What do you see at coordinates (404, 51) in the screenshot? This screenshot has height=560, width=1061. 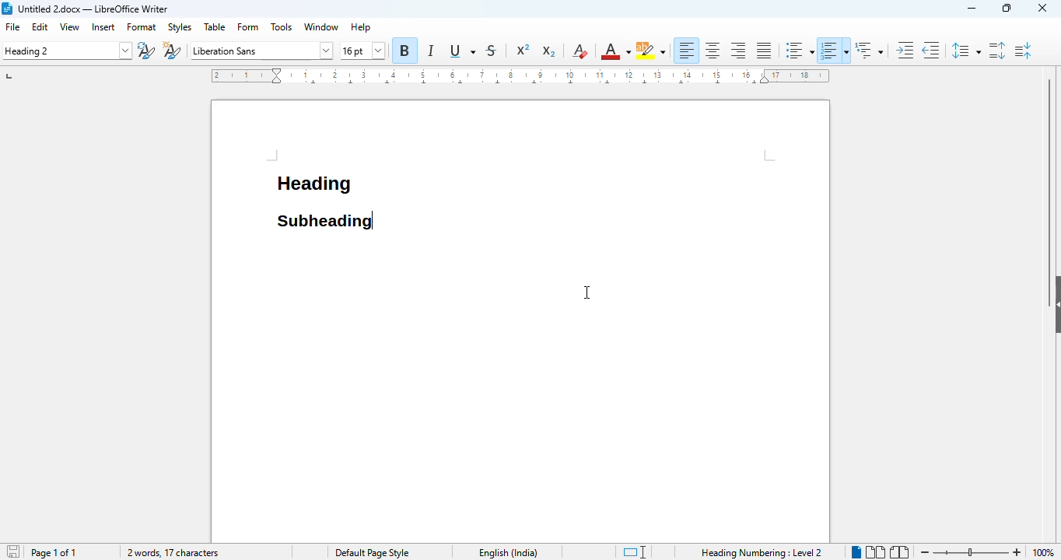 I see `bold` at bounding box center [404, 51].